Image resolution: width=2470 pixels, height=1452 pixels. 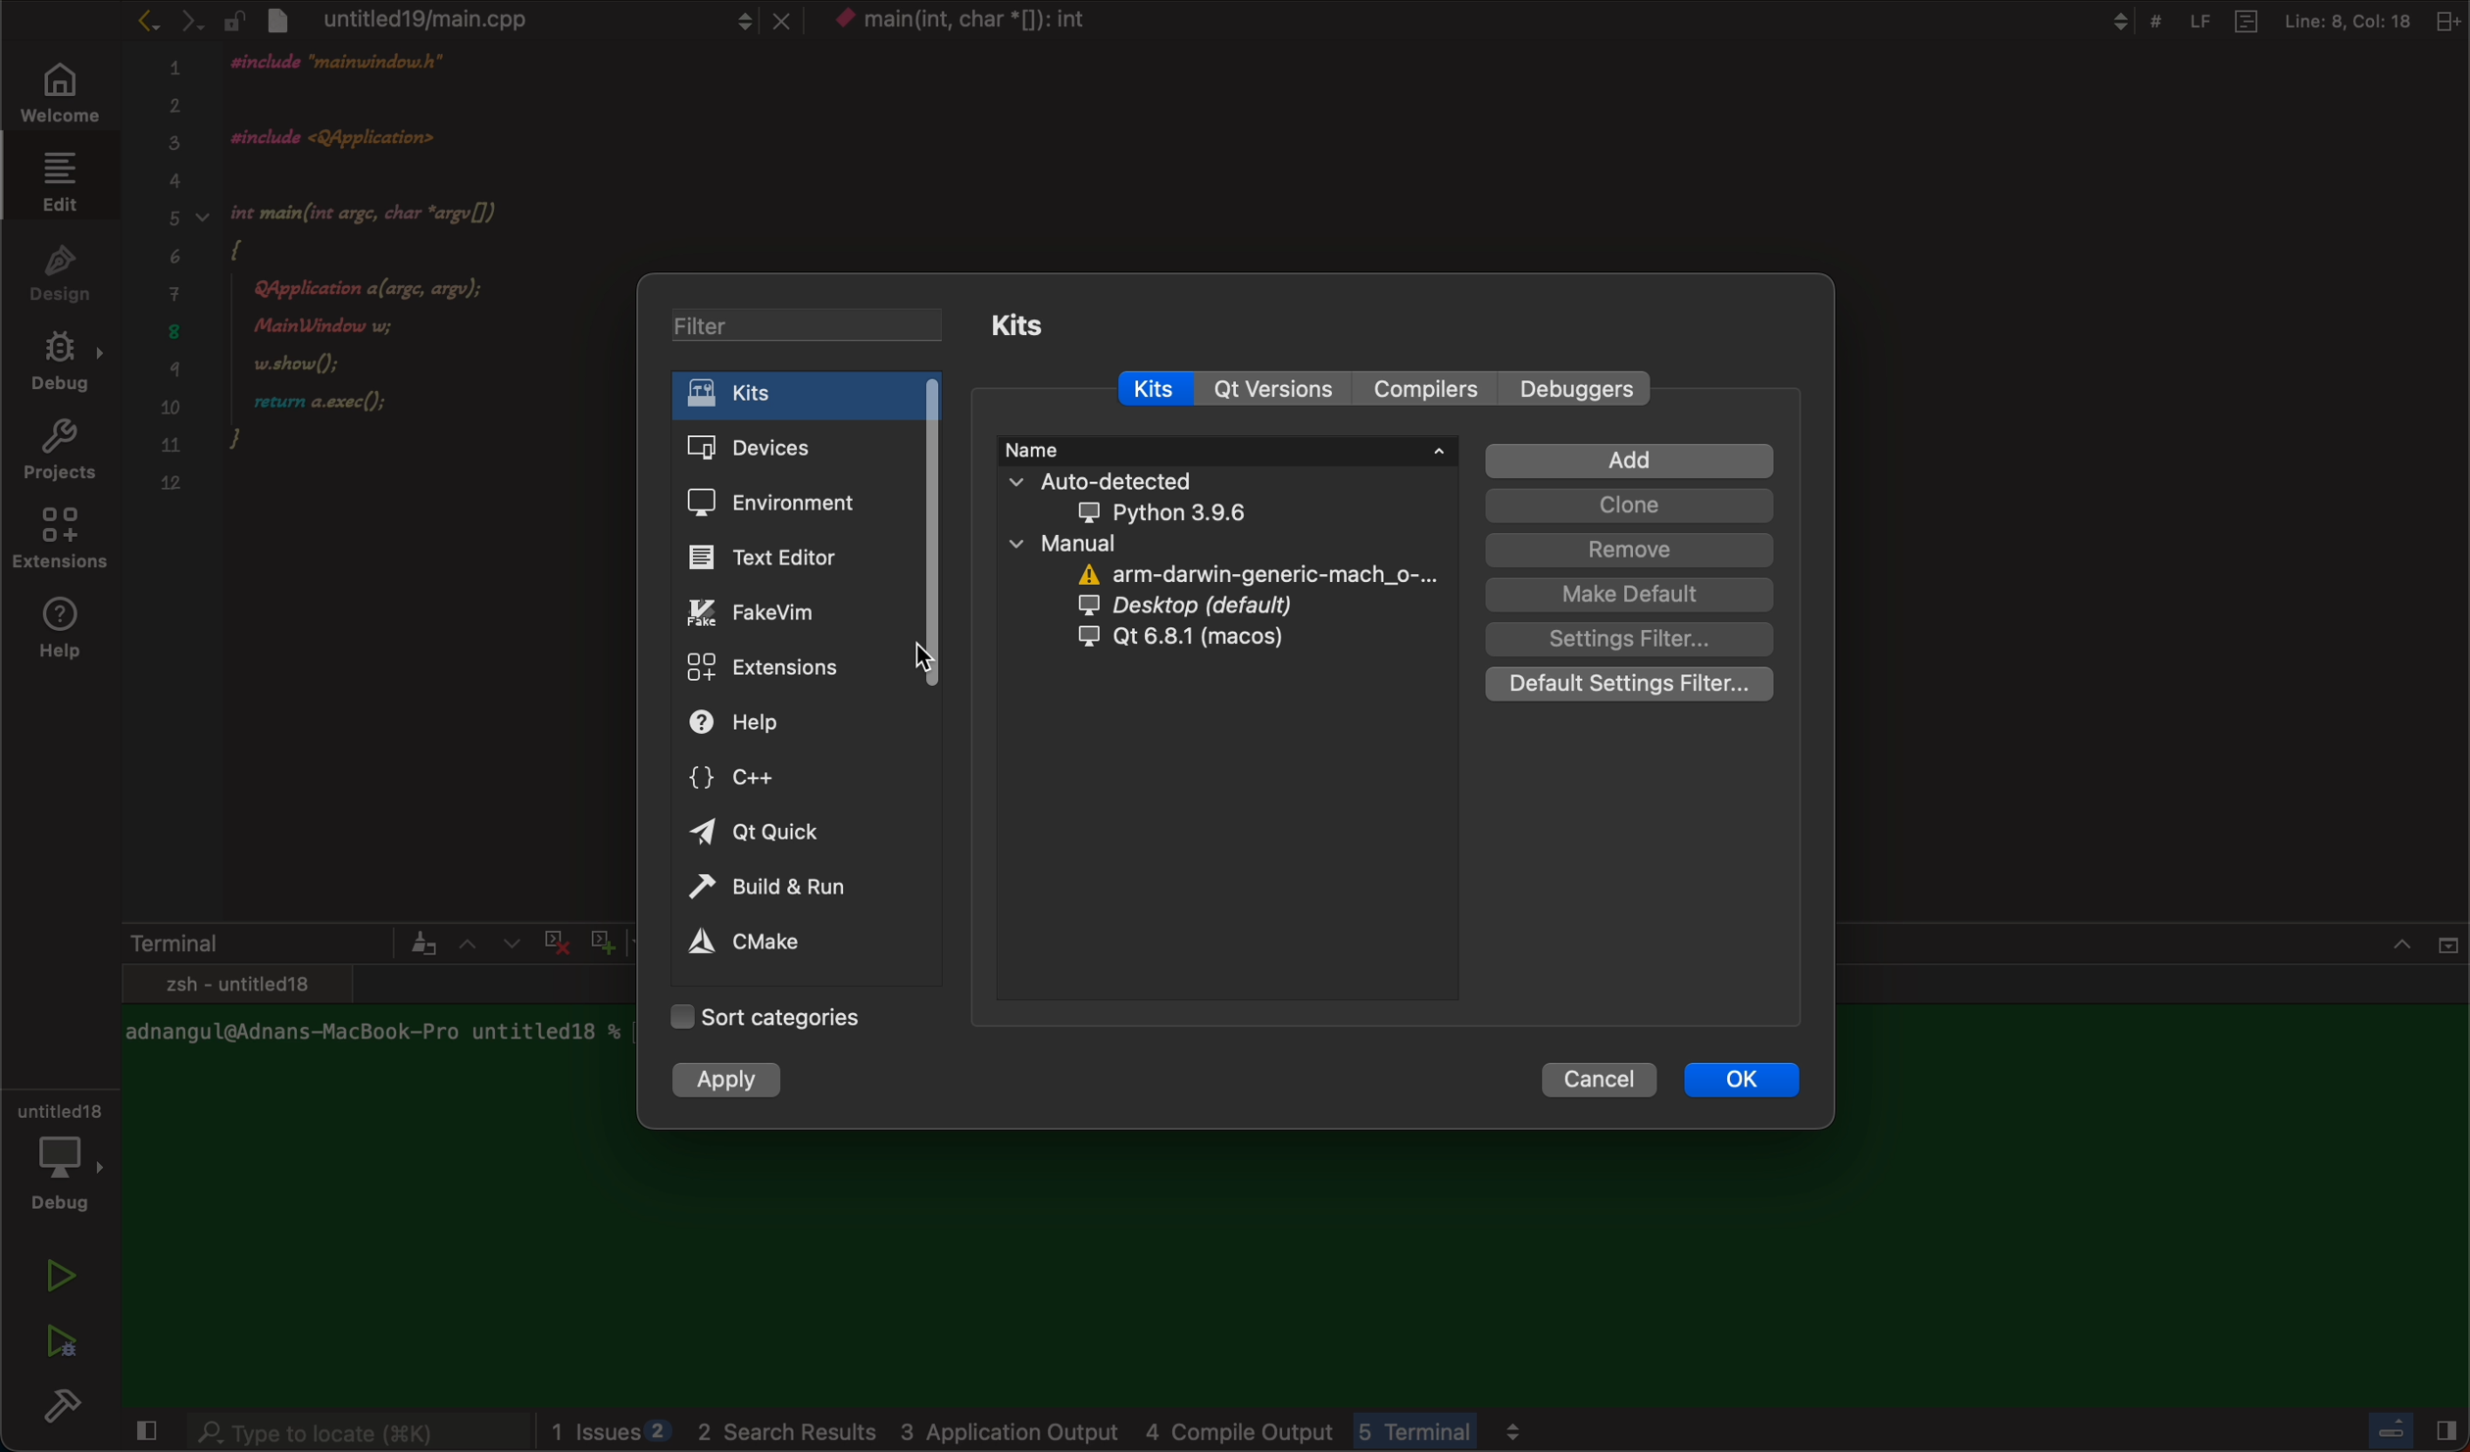 I want to click on help, so click(x=796, y=723).